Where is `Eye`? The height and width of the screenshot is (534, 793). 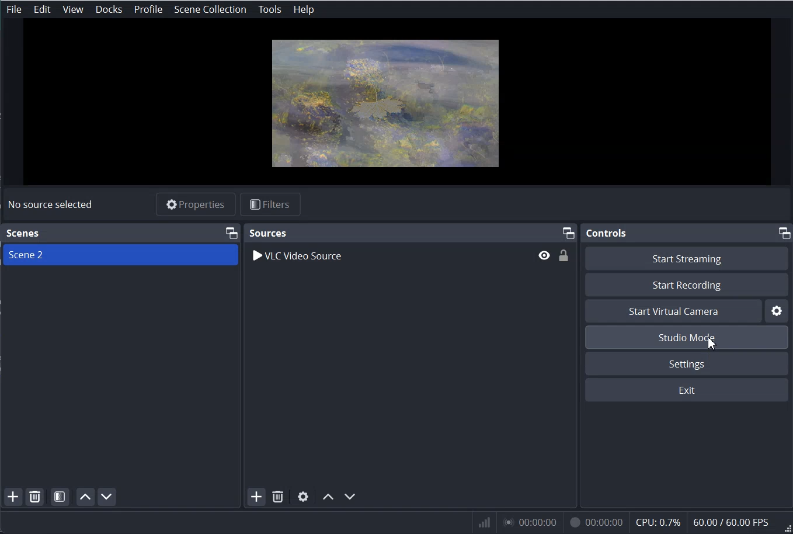
Eye is located at coordinates (544, 255).